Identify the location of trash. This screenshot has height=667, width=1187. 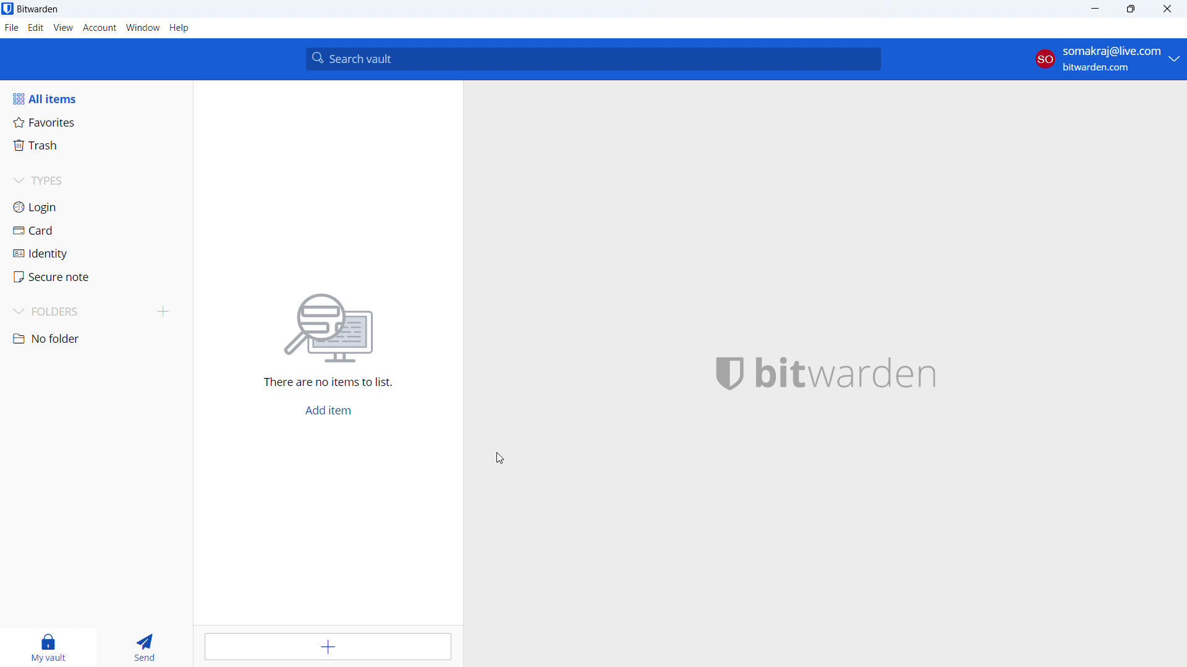
(95, 145).